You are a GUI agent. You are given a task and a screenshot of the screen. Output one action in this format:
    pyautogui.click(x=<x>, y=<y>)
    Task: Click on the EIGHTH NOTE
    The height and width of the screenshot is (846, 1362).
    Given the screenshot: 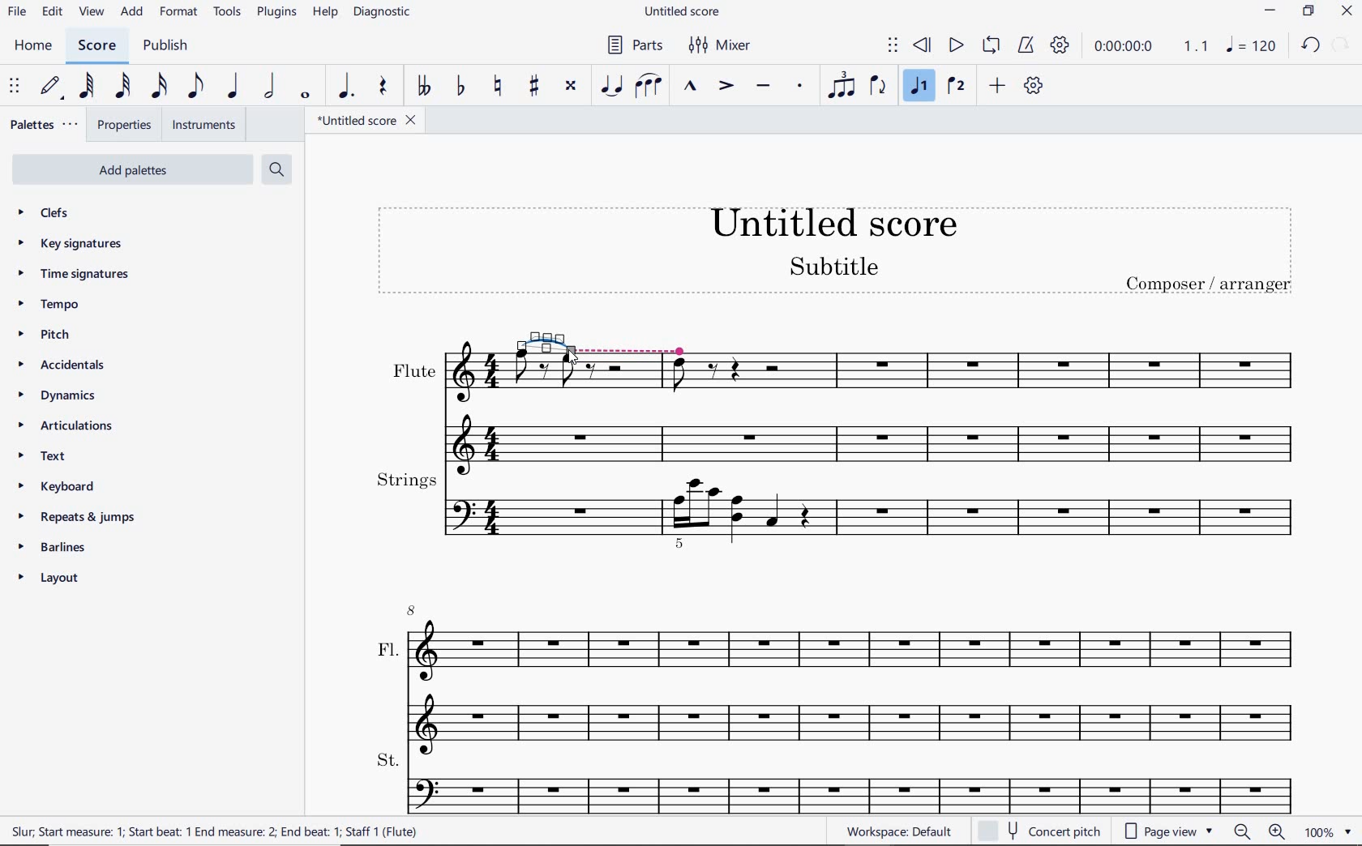 What is the action you would take?
    pyautogui.click(x=197, y=85)
    